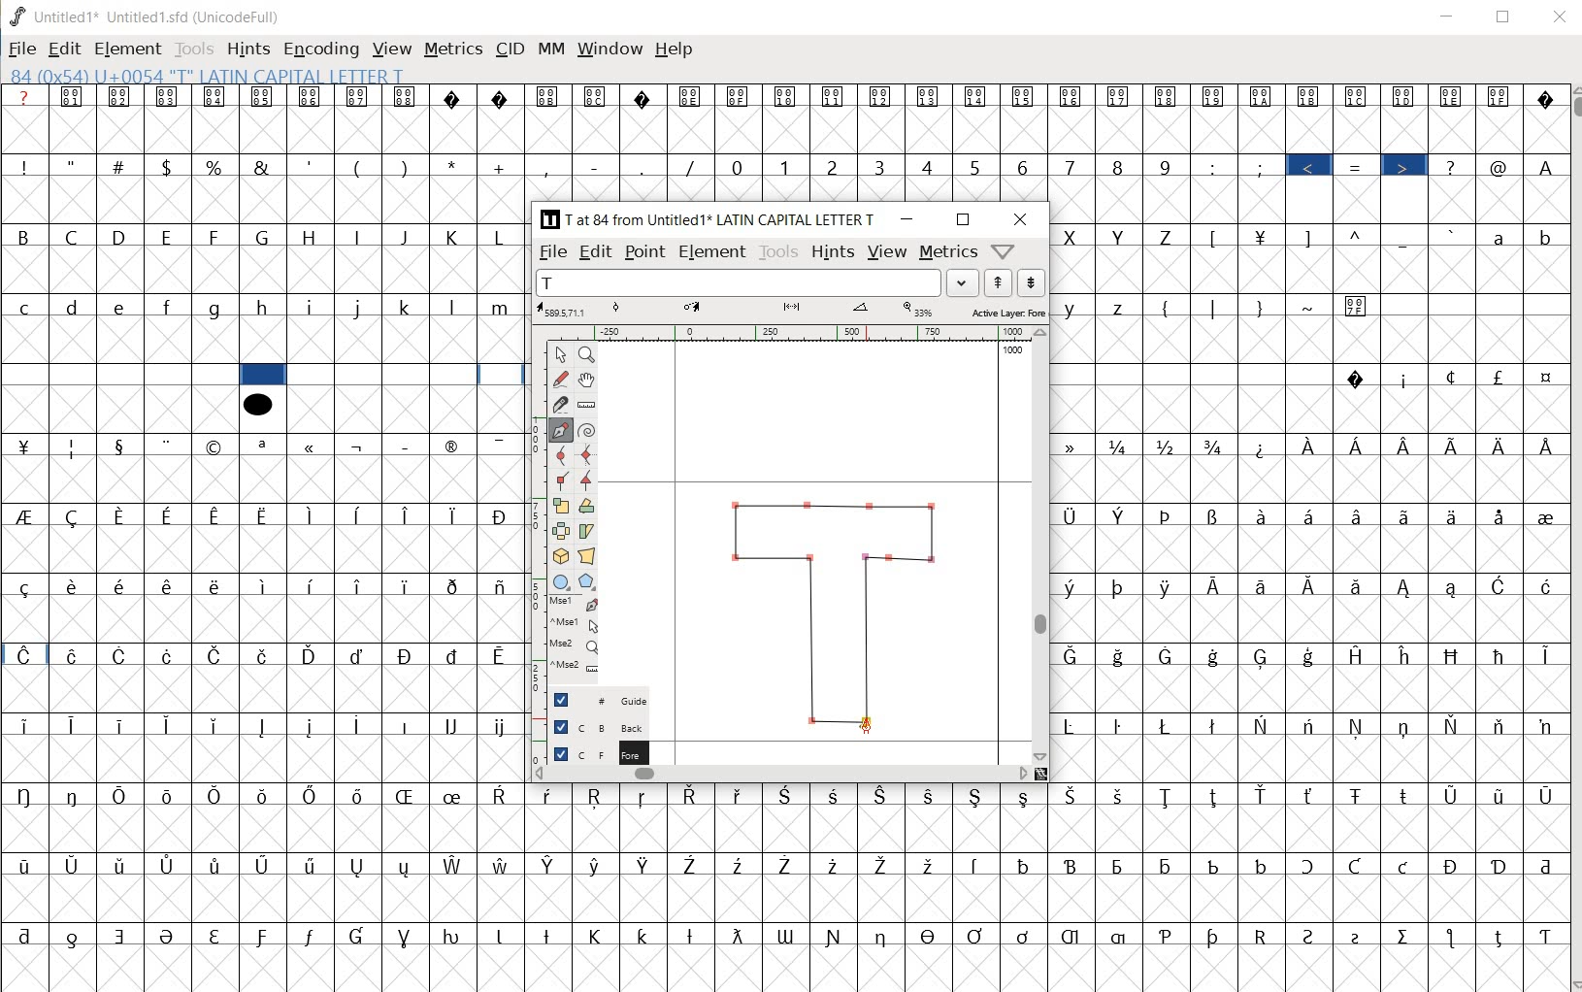 This screenshot has width=1582, height=992. What do you see at coordinates (215, 934) in the screenshot?
I see `Symbol` at bounding box center [215, 934].